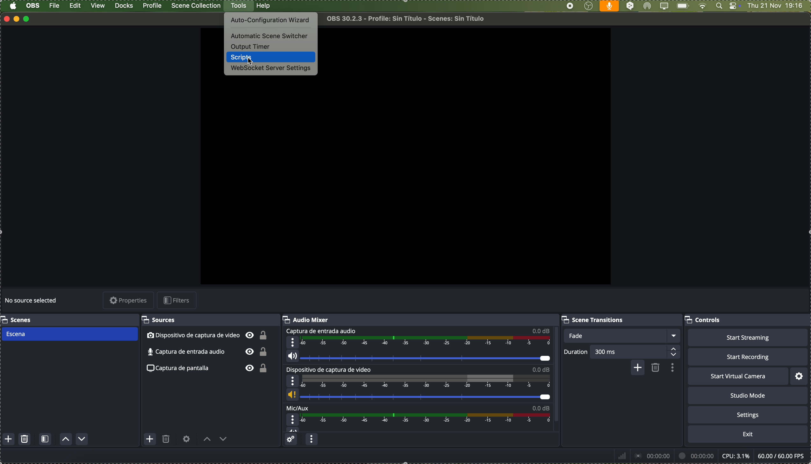 Image resolution: width=811 pixels, height=464 pixels. Describe the element at coordinates (178, 300) in the screenshot. I see `filters` at that location.